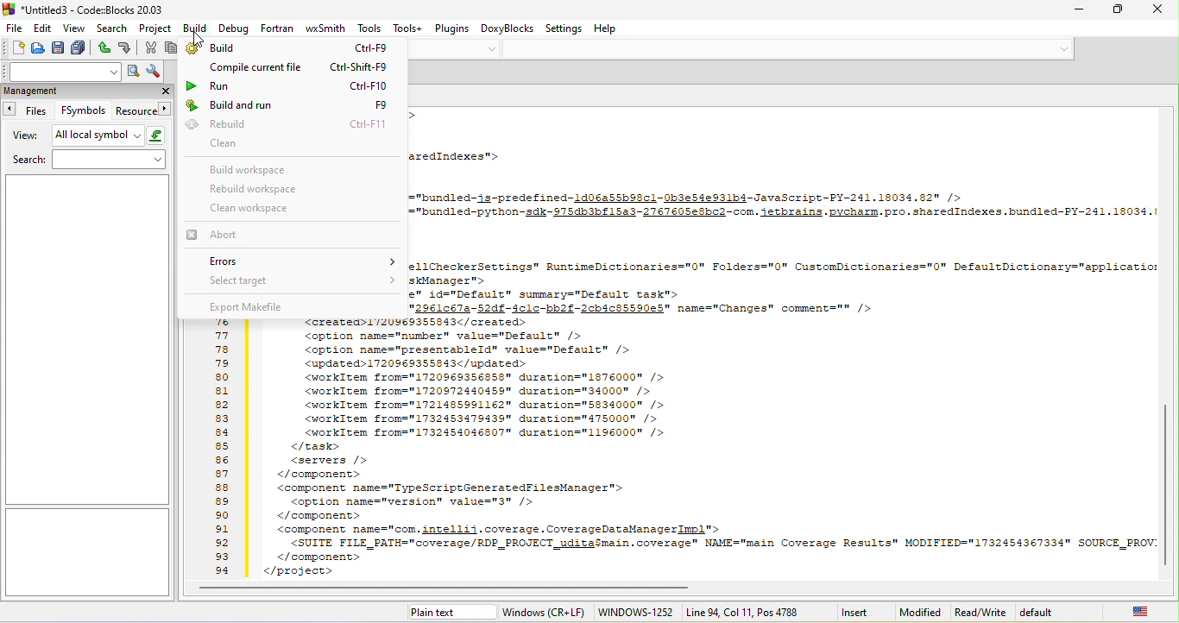 Image resolution: width=1179 pixels, height=623 pixels. Describe the element at coordinates (74, 29) in the screenshot. I see `view` at that location.